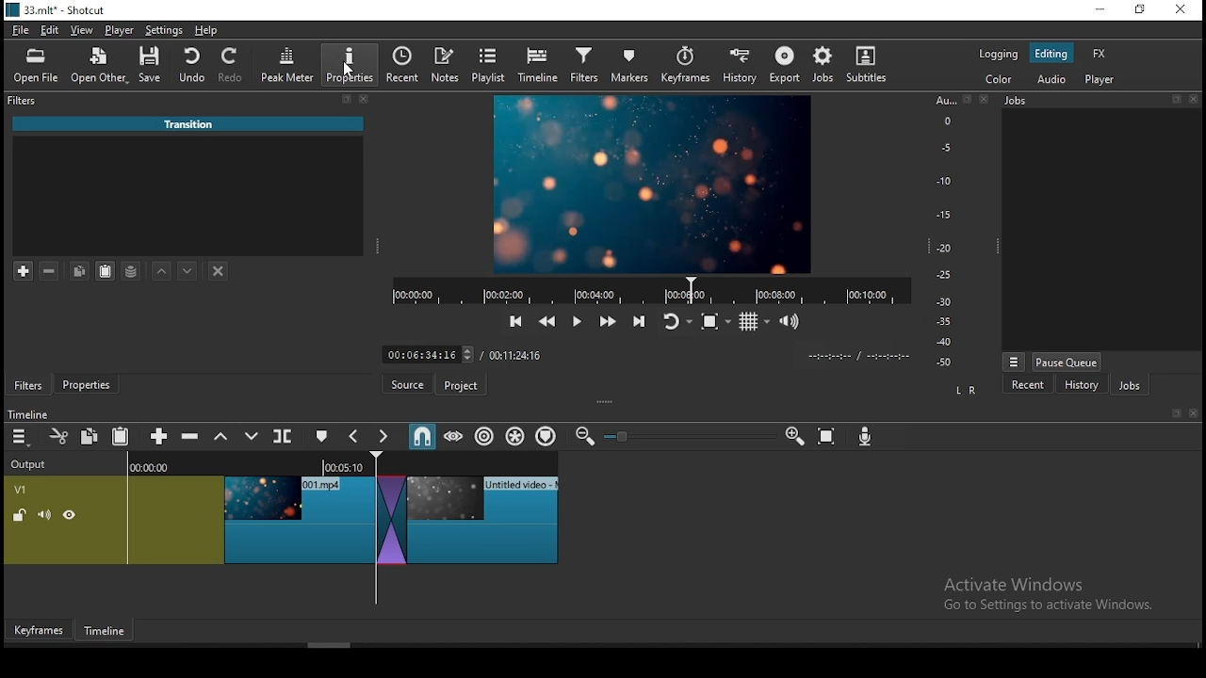  I want to click on redo, so click(234, 68).